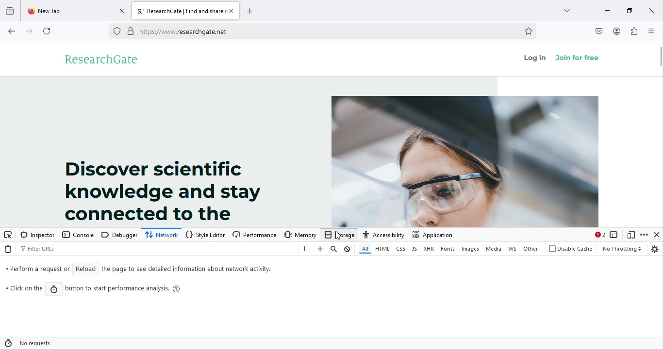 Image resolution: width=663 pixels, height=350 pixels. Describe the element at coordinates (566, 12) in the screenshot. I see `search tab` at that location.